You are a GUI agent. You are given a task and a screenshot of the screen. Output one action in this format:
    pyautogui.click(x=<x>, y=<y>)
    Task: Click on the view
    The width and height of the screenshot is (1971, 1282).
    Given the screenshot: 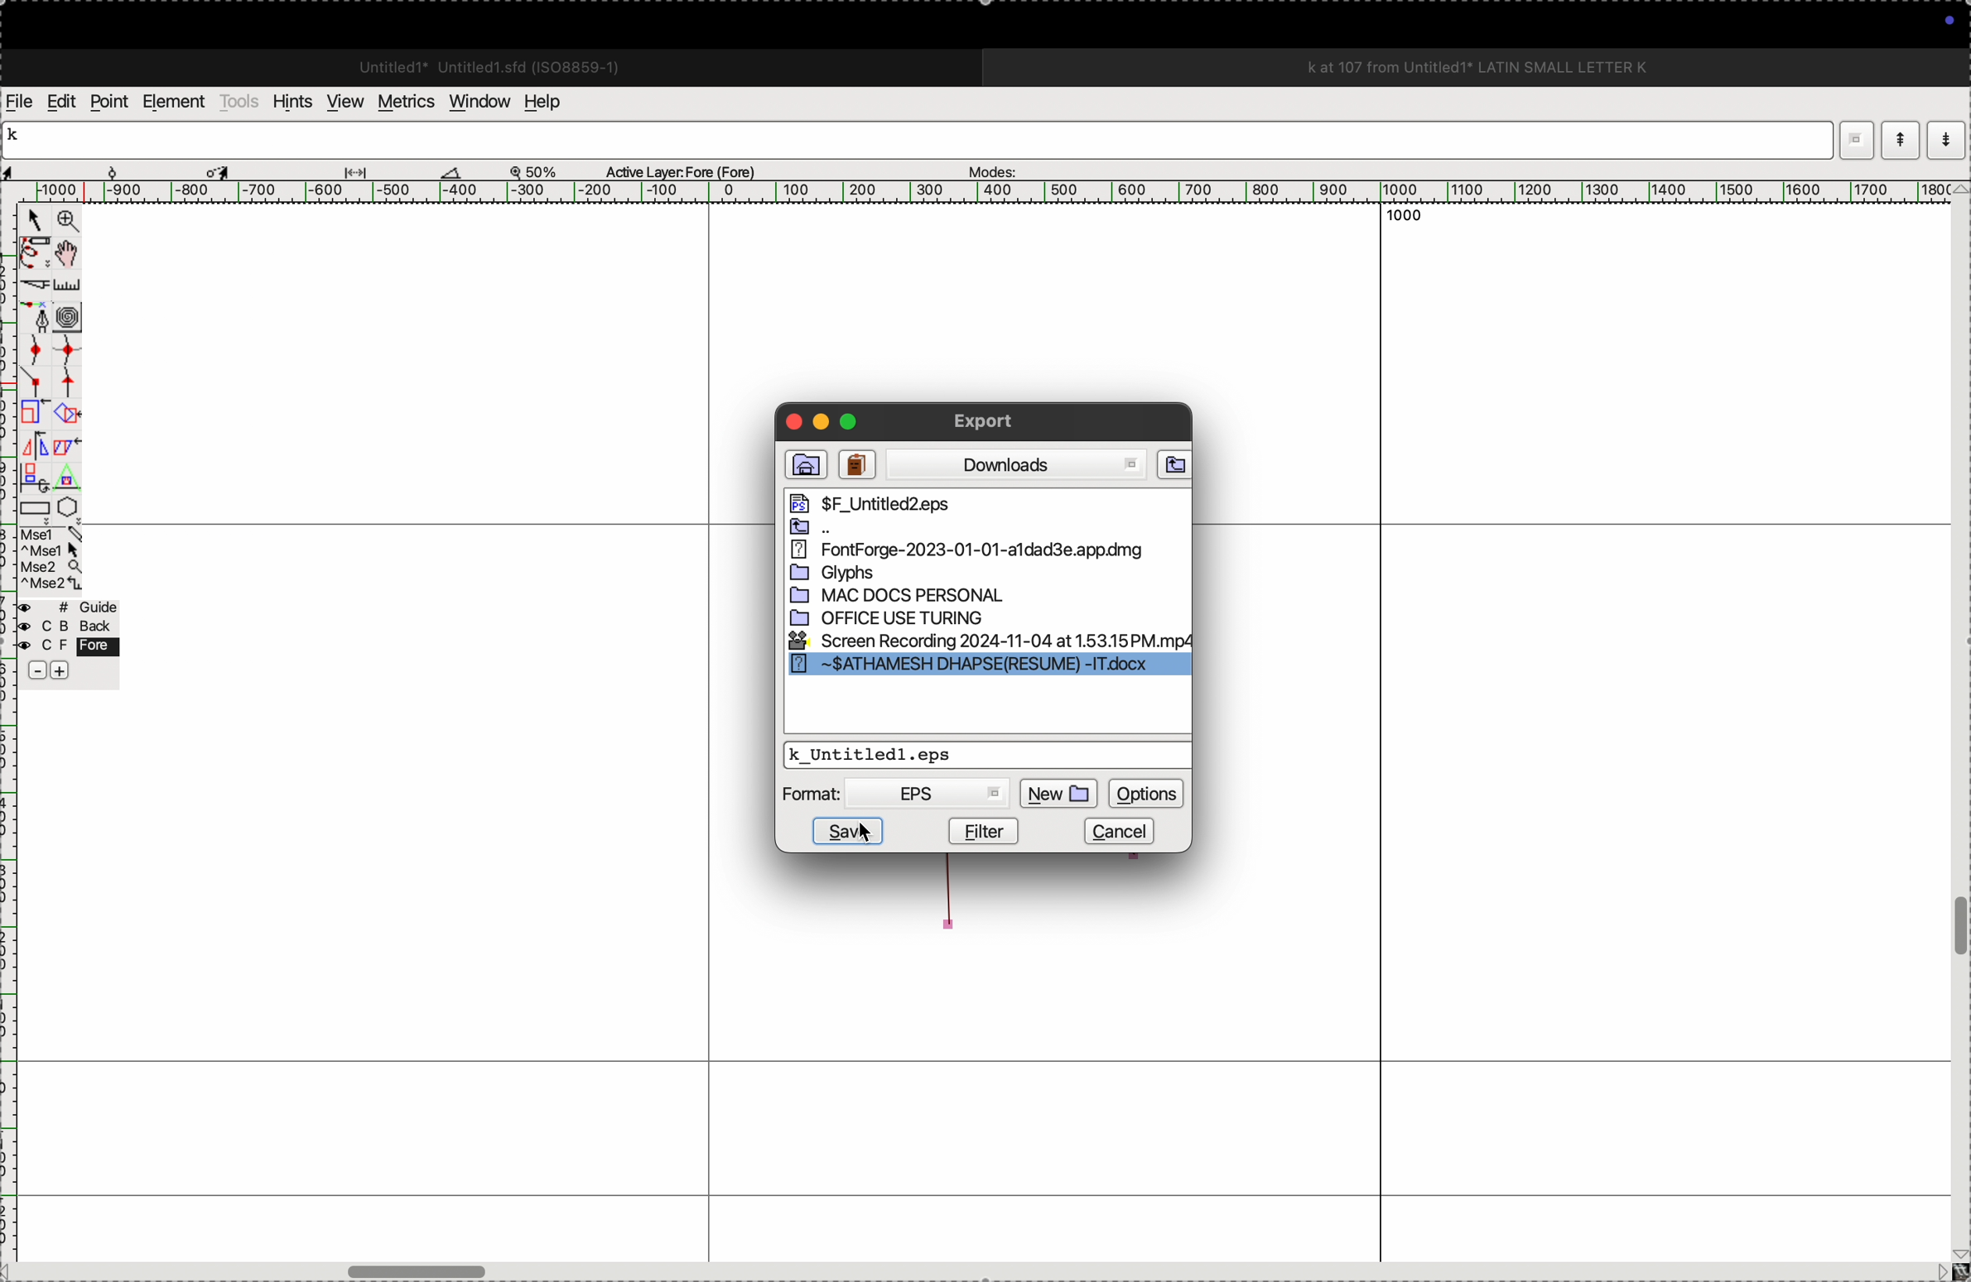 What is the action you would take?
    pyautogui.click(x=340, y=102)
    